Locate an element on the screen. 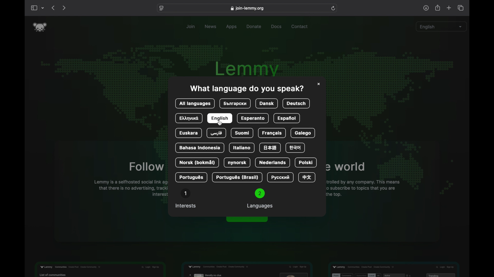  expanol is located at coordinates (287, 118).